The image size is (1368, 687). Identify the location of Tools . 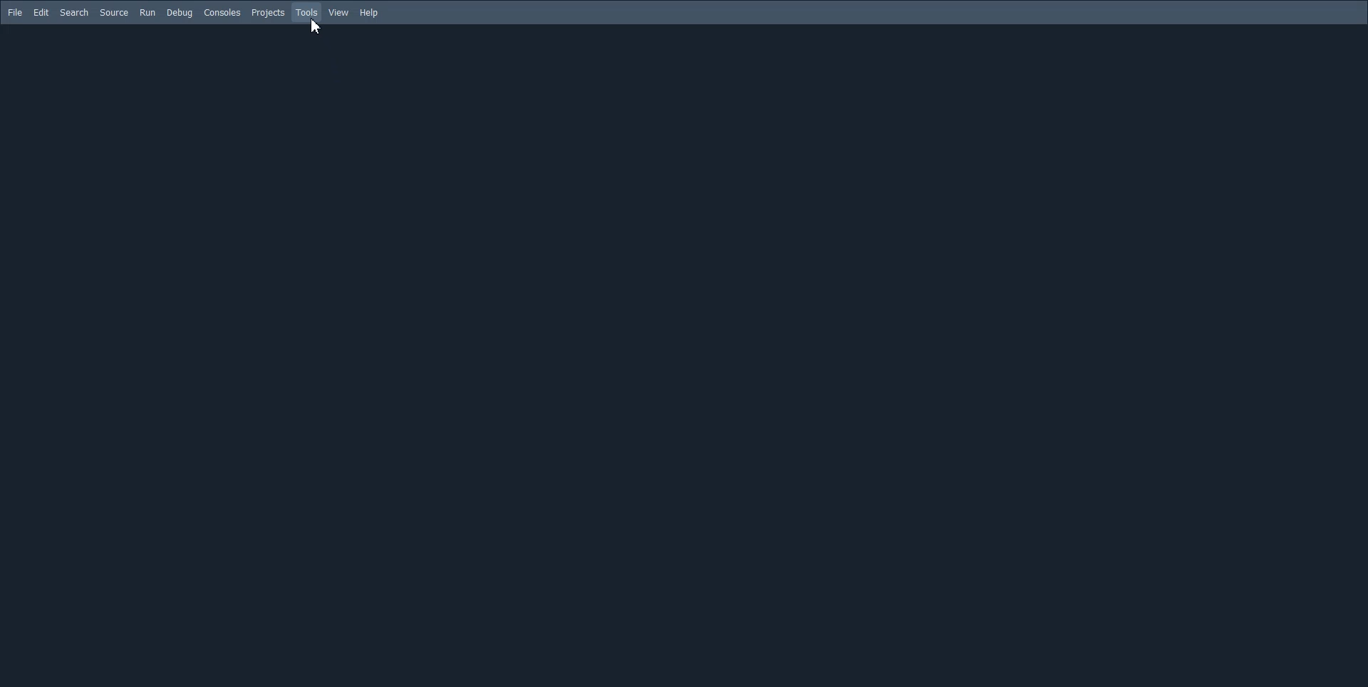
(306, 12).